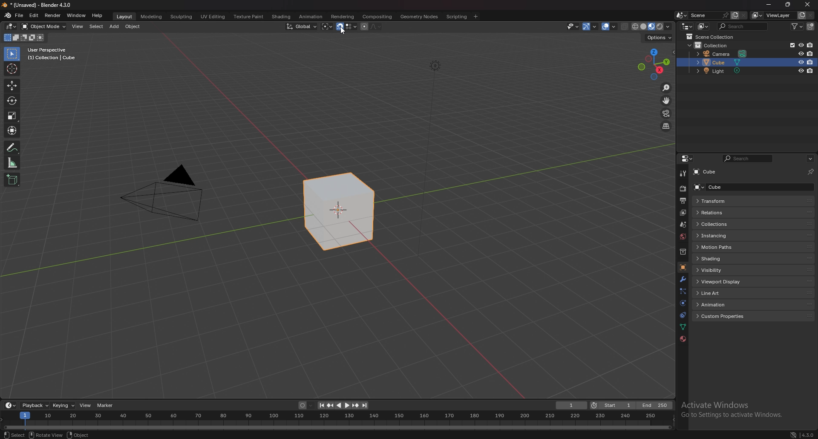  What do you see at coordinates (420, 16) in the screenshot?
I see `geometry nodes` at bounding box center [420, 16].